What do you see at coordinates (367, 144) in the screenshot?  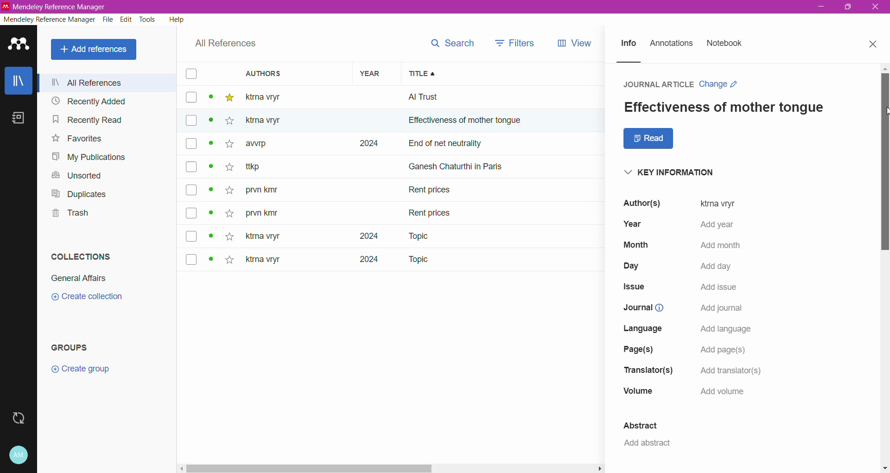 I see `2024` at bounding box center [367, 144].